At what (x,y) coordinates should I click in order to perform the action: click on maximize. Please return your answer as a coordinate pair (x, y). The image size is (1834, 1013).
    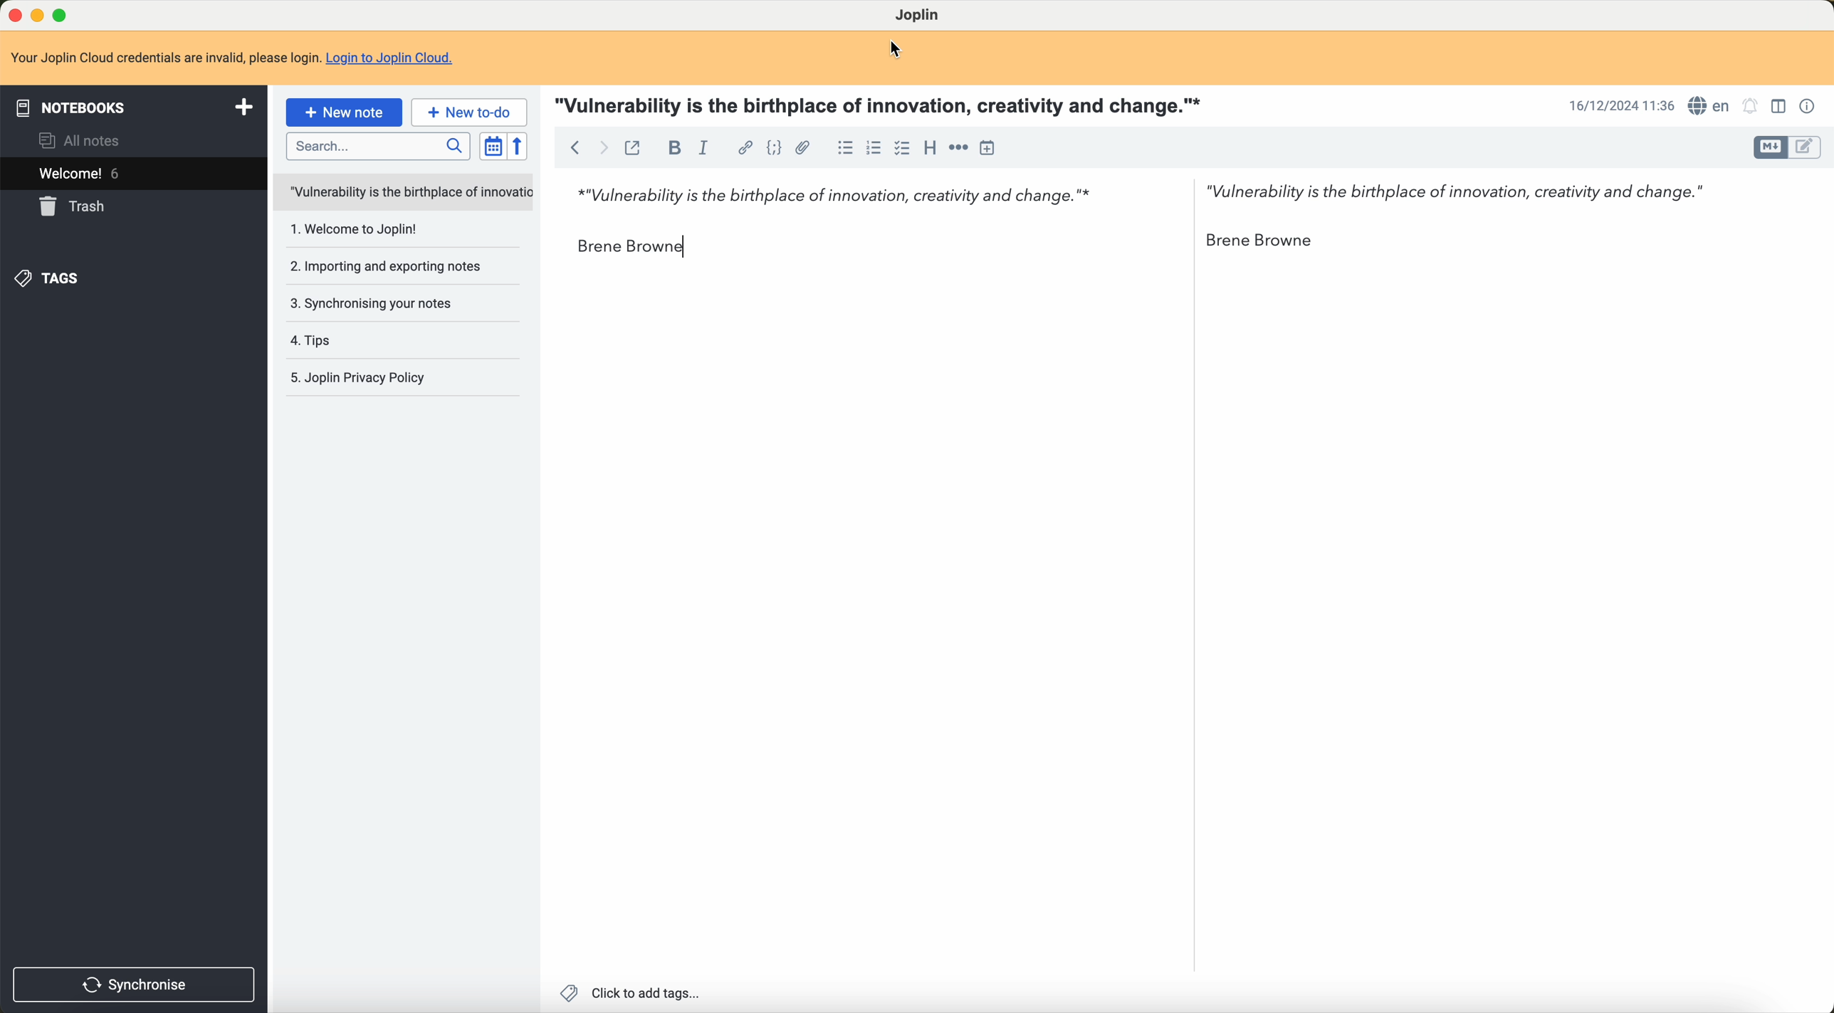
    Looking at the image, I should click on (63, 13).